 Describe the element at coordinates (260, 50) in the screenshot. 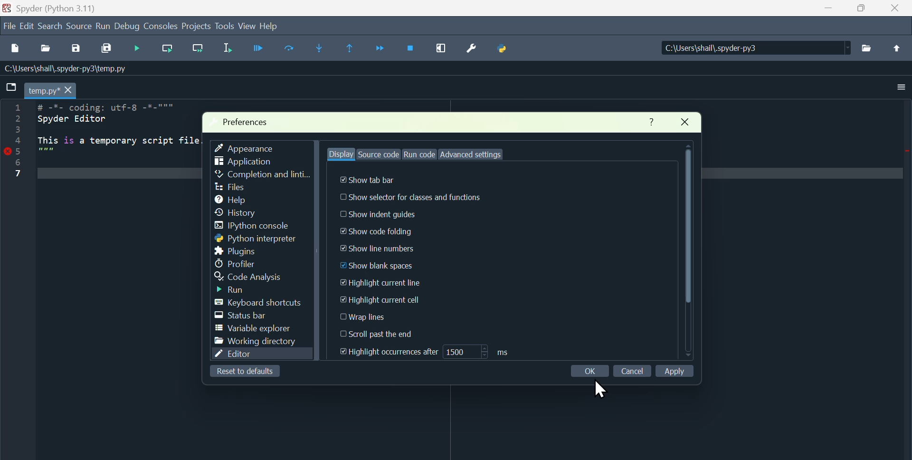

I see `Run file` at that location.